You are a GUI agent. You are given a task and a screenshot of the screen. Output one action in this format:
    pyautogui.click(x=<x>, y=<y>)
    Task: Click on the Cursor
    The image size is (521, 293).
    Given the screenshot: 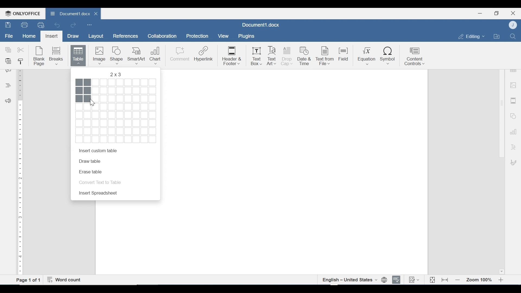 What is the action you would take?
    pyautogui.click(x=92, y=103)
    